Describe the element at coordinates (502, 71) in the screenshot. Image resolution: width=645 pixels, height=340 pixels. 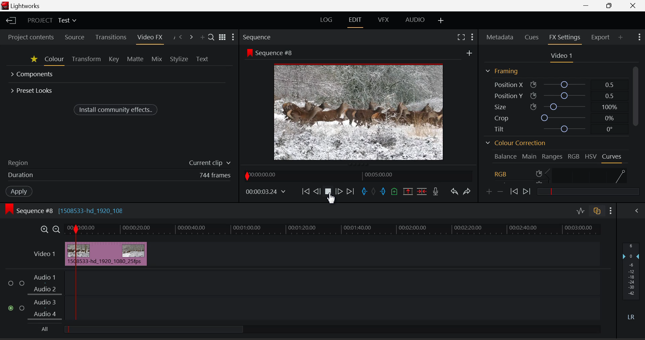
I see `Framing Section` at that location.